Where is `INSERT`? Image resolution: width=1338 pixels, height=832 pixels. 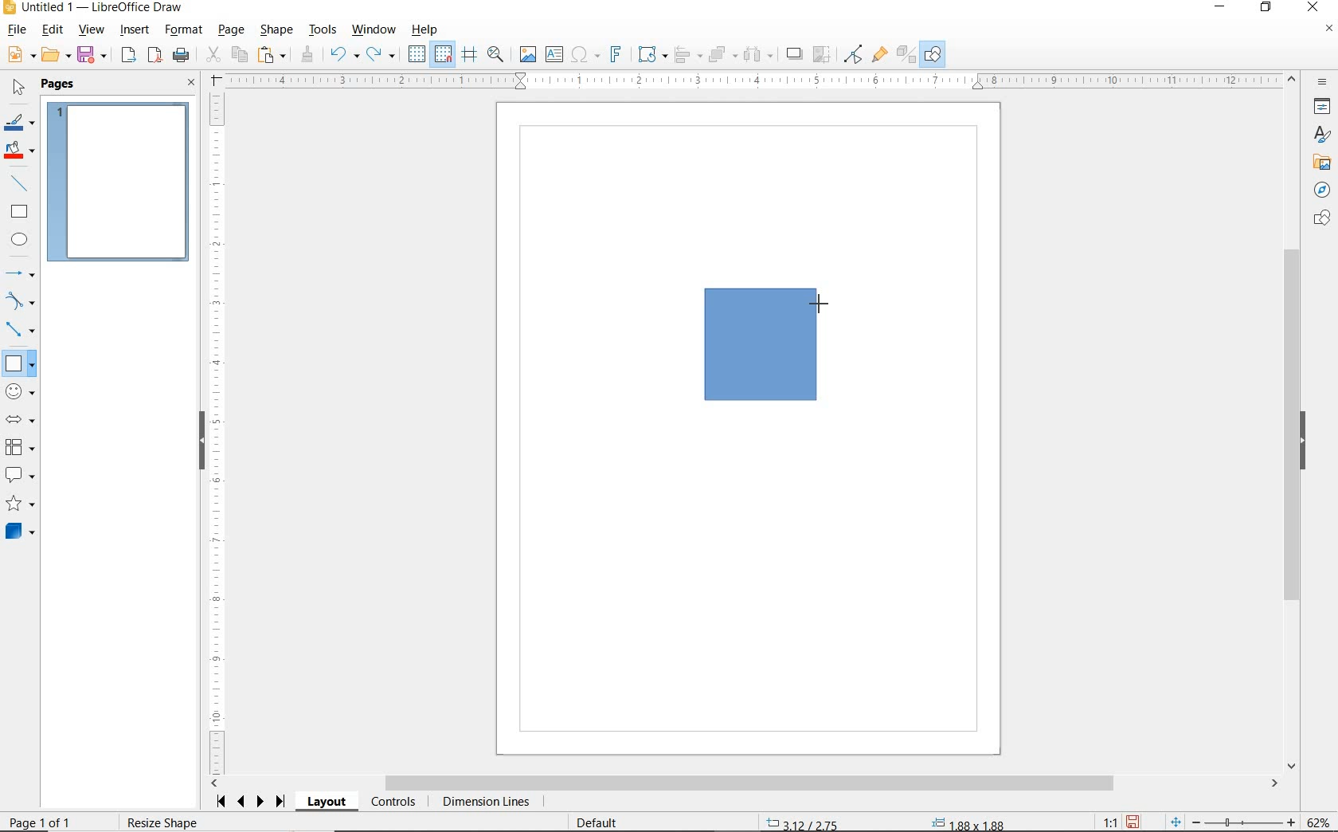
INSERT is located at coordinates (135, 31).